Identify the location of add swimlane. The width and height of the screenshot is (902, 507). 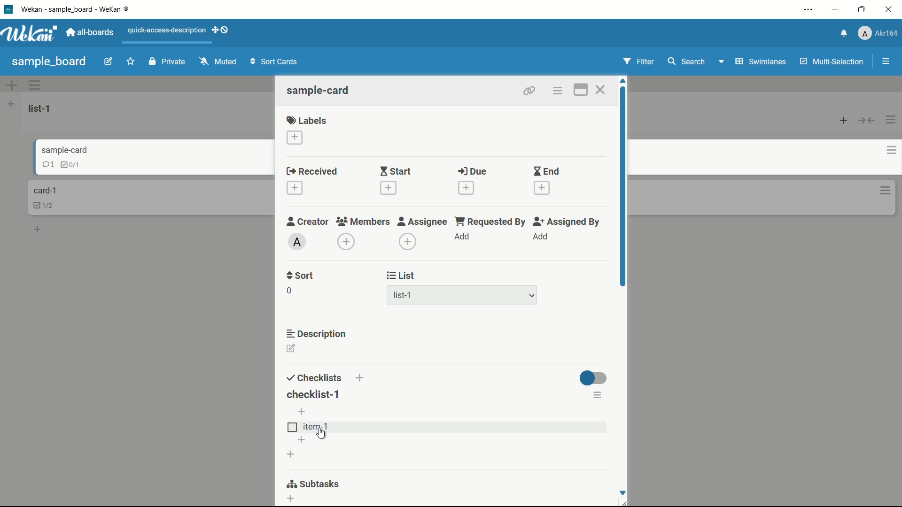
(12, 84).